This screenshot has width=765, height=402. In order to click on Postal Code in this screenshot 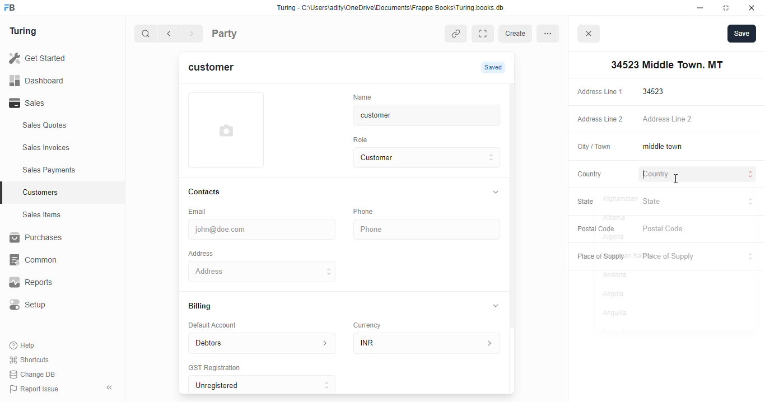, I will do `click(594, 228)`.